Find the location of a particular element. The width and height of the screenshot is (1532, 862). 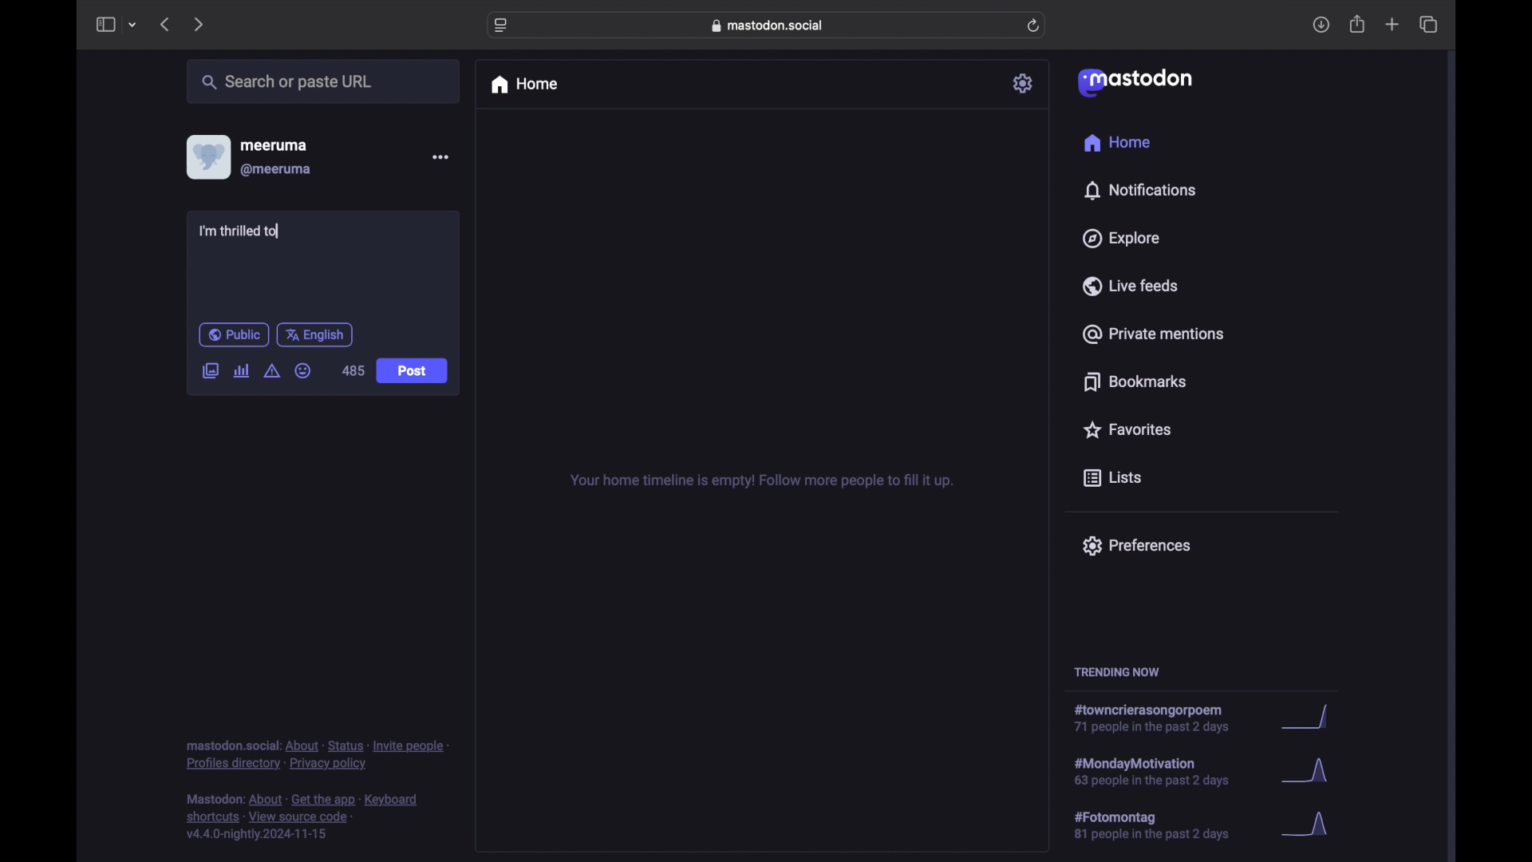

hashtag trend is located at coordinates (1158, 718).